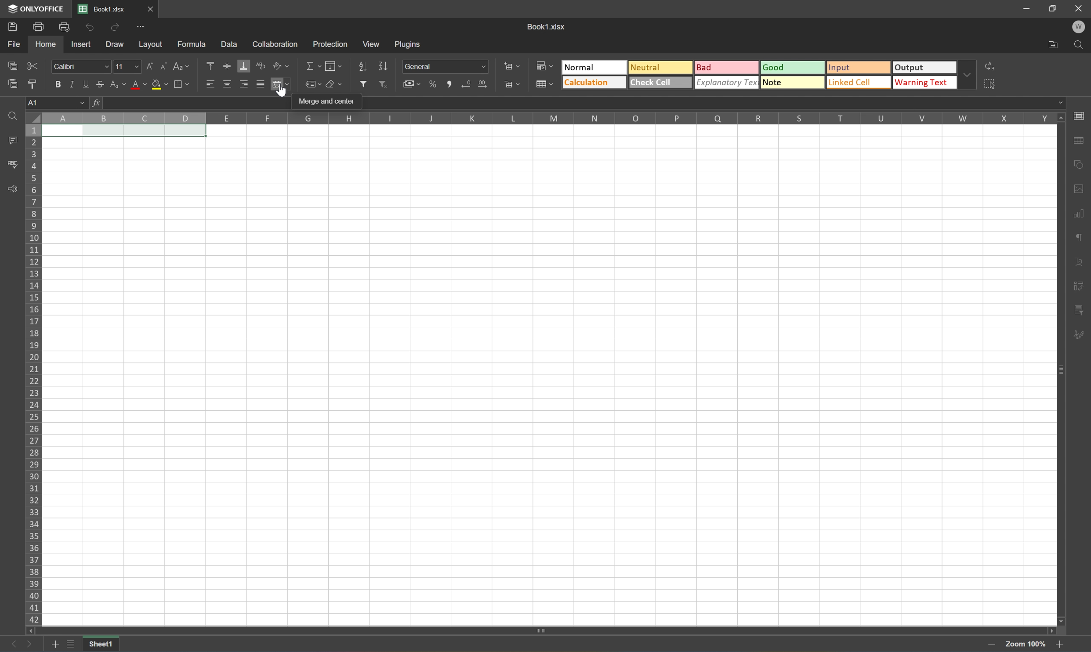 This screenshot has height=652, width=1091. Describe the element at coordinates (281, 65) in the screenshot. I see `Orientation` at that location.